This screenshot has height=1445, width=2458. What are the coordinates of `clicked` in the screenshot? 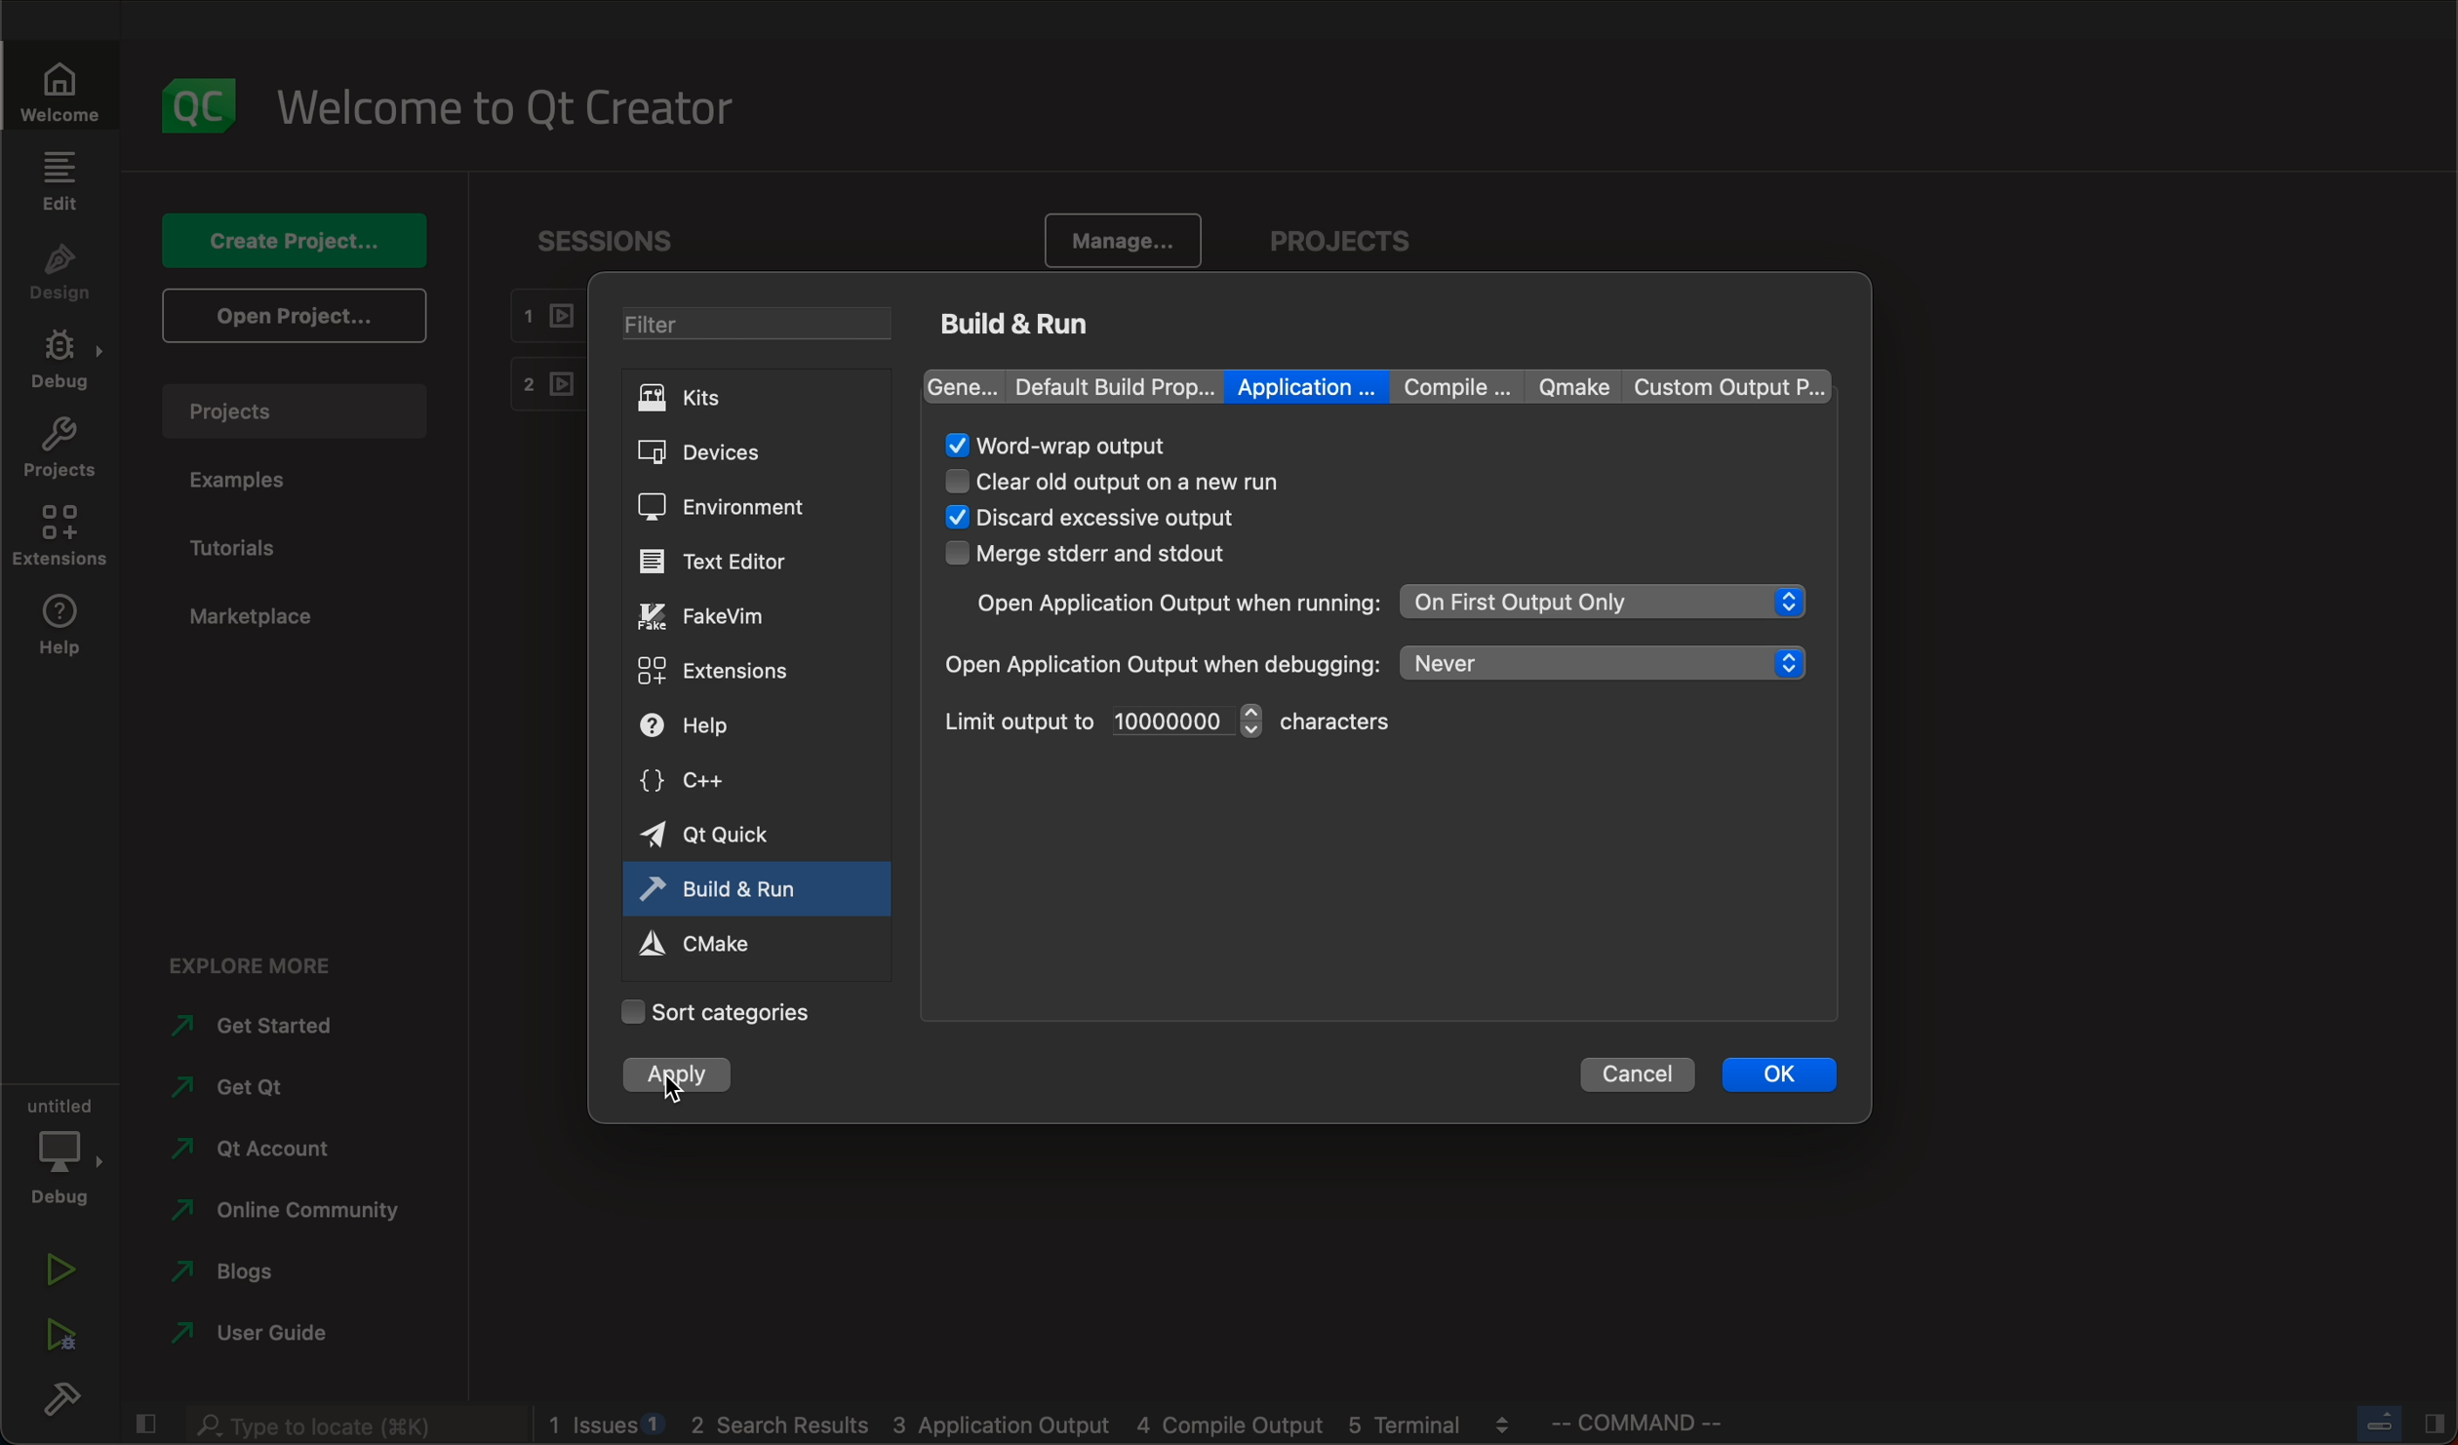 It's located at (684, 1075).